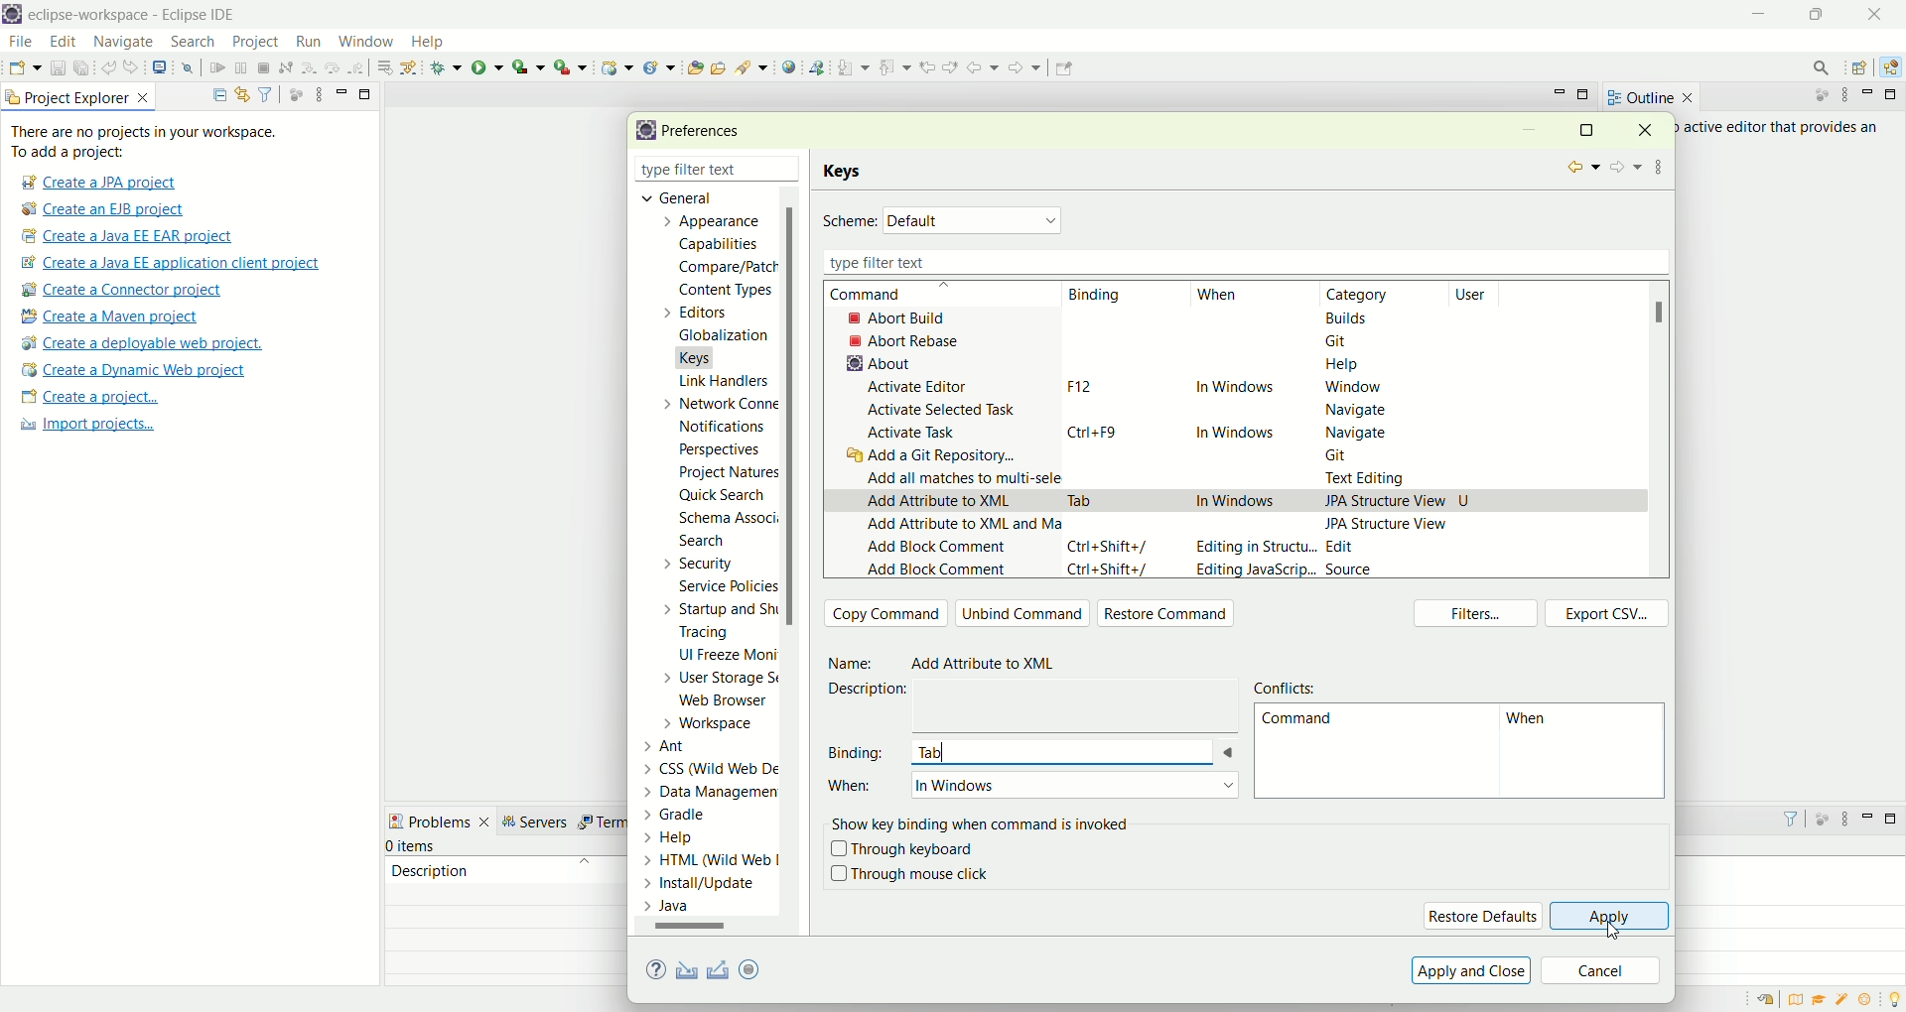  I want to click on focus on active task, so click(1821, 818).